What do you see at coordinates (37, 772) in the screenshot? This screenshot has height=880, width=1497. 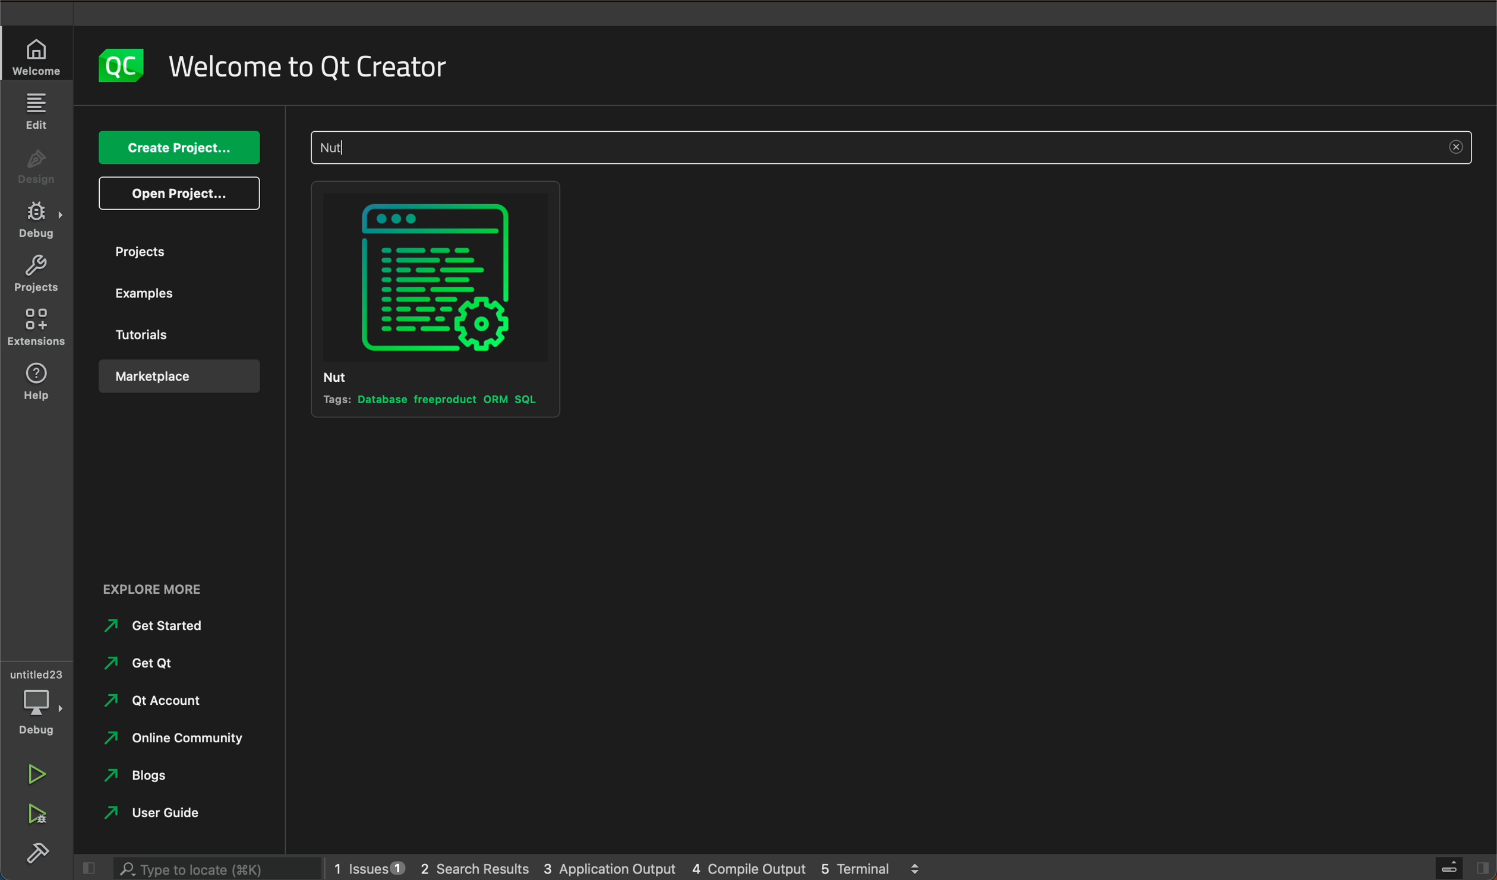 I see `run` at bounding box center [37, 772].